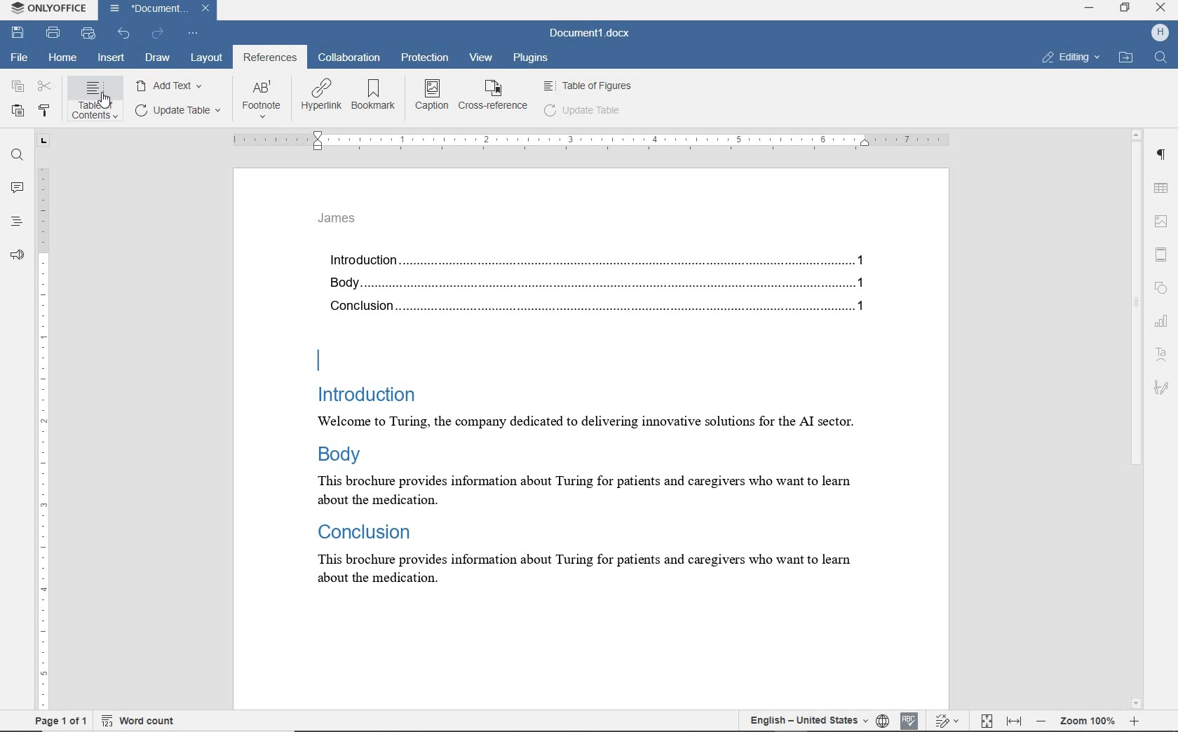 The image size is (1178, 732). Describe the element at coordinates (61, 722) in the screenshot. I see `page 1 of 1` at that location.